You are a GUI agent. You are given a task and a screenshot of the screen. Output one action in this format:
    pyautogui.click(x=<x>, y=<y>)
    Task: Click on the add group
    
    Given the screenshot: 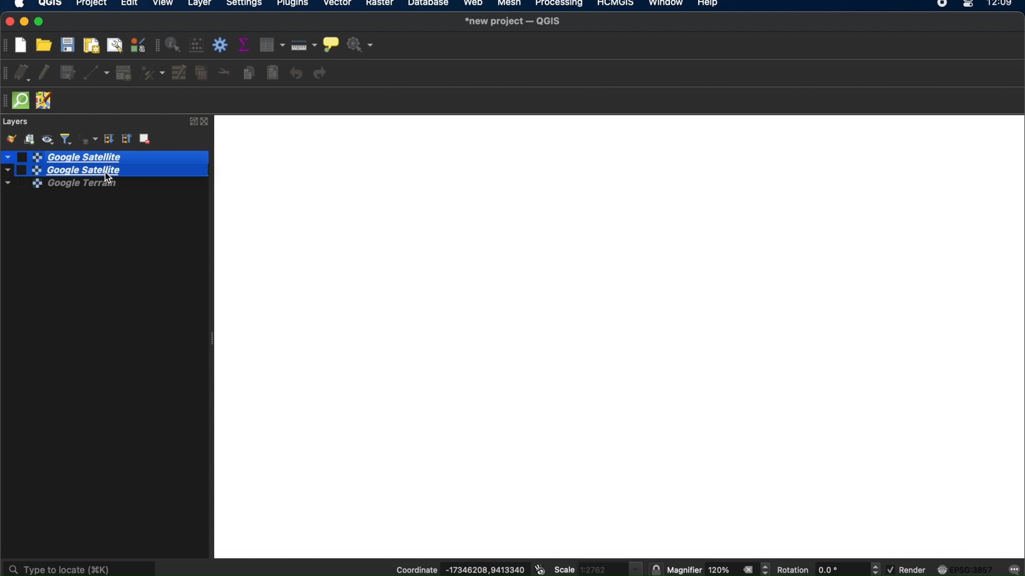 What is the action you would take?
    pyautogui.click(x=31, y=139)
    